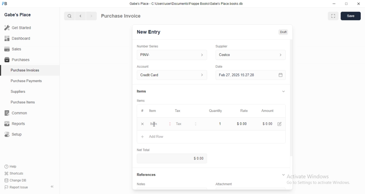  What do you see at coordinates (121, 16) in the screenshot?
I see `Purchase Invoice` at bounding box center [121, 16].